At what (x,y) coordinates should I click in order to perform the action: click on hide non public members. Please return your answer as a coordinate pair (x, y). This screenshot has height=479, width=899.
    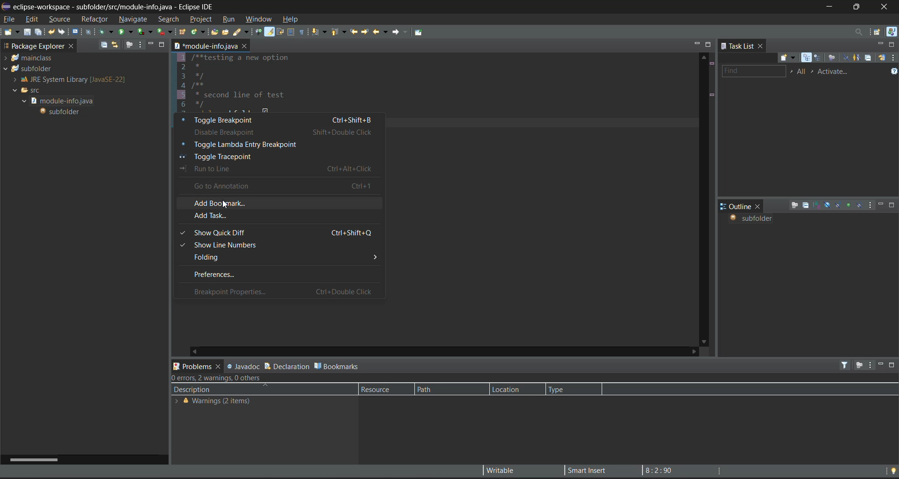
    Looking at the image, I should click on (849, 204).